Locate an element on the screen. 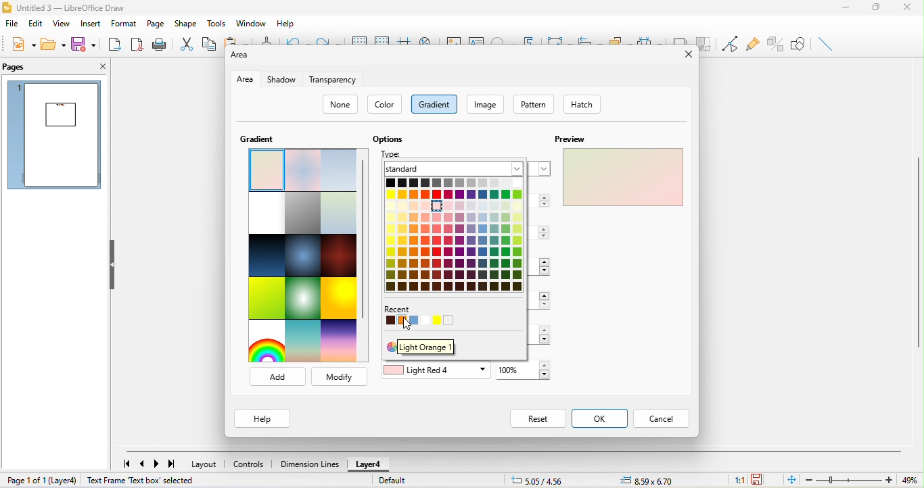 This screenshot has width=924, height=488. layer 4 is located at coordinates (66, 481).